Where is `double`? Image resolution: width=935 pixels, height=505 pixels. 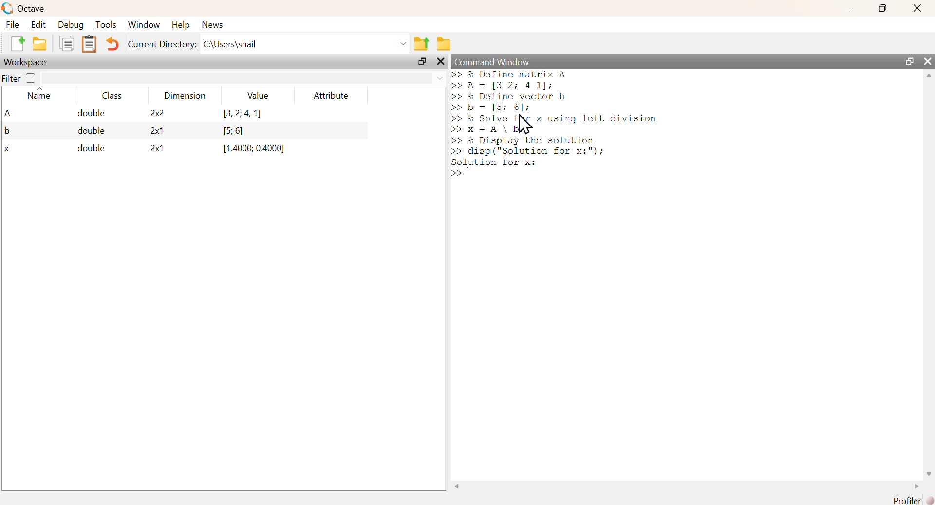 double is located at coordinates (84, 114).